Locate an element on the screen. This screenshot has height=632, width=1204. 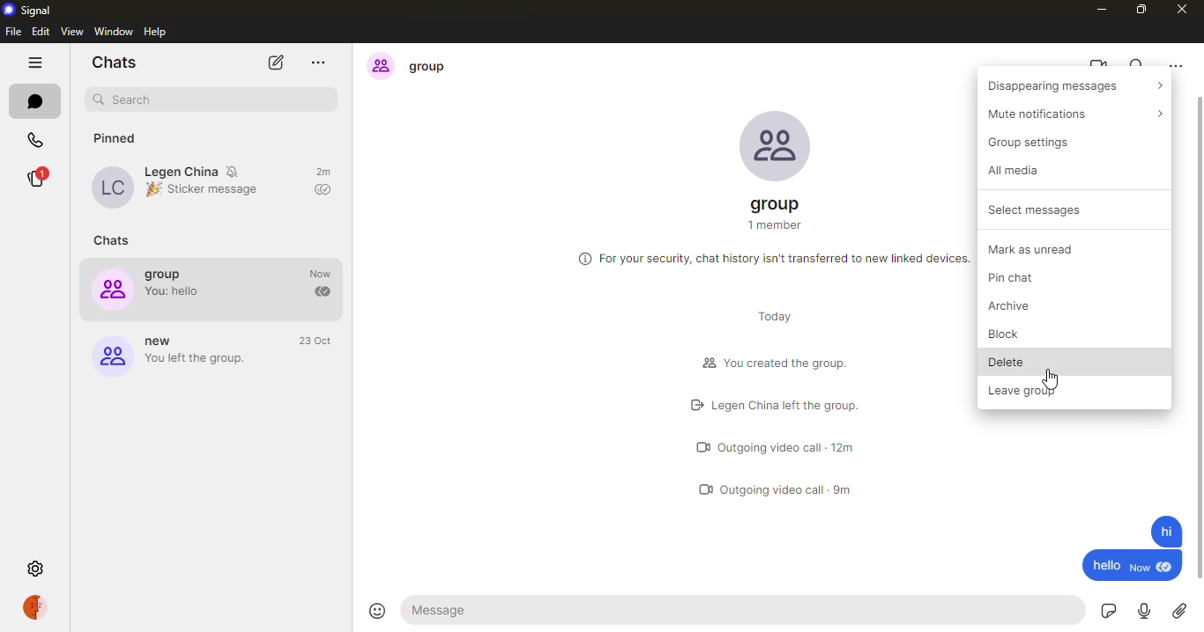
group logo is located at coordinates (704, 364).